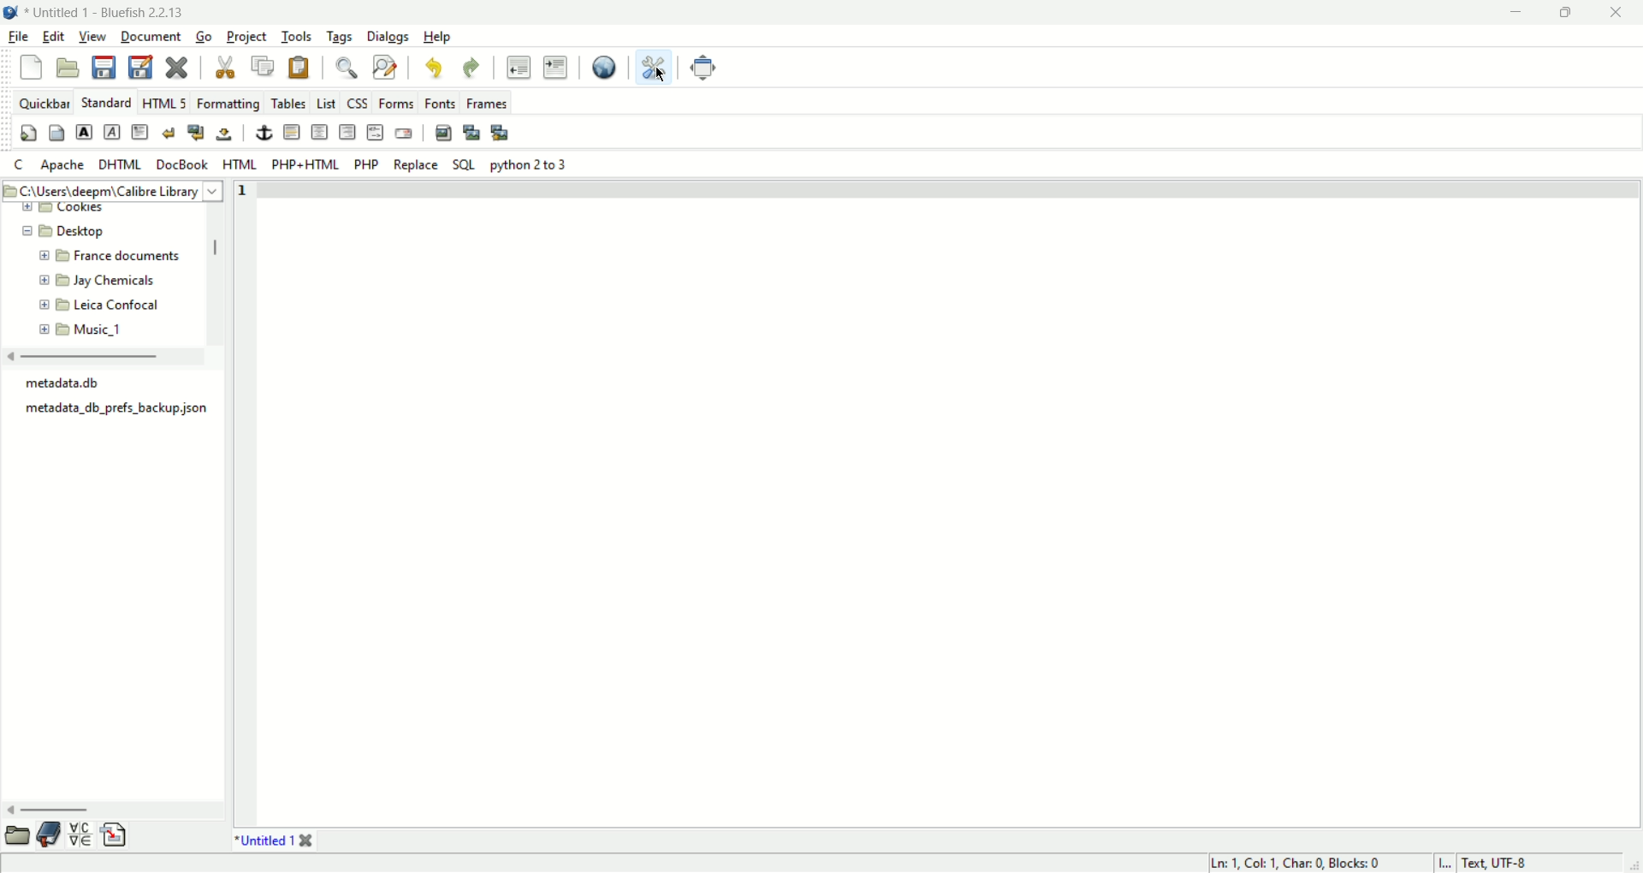 This screenshot has height=873, width=1643. Describe the element at coordinates (45, 812) in the screenshot. I see `horizontal scroll bar` at that location.